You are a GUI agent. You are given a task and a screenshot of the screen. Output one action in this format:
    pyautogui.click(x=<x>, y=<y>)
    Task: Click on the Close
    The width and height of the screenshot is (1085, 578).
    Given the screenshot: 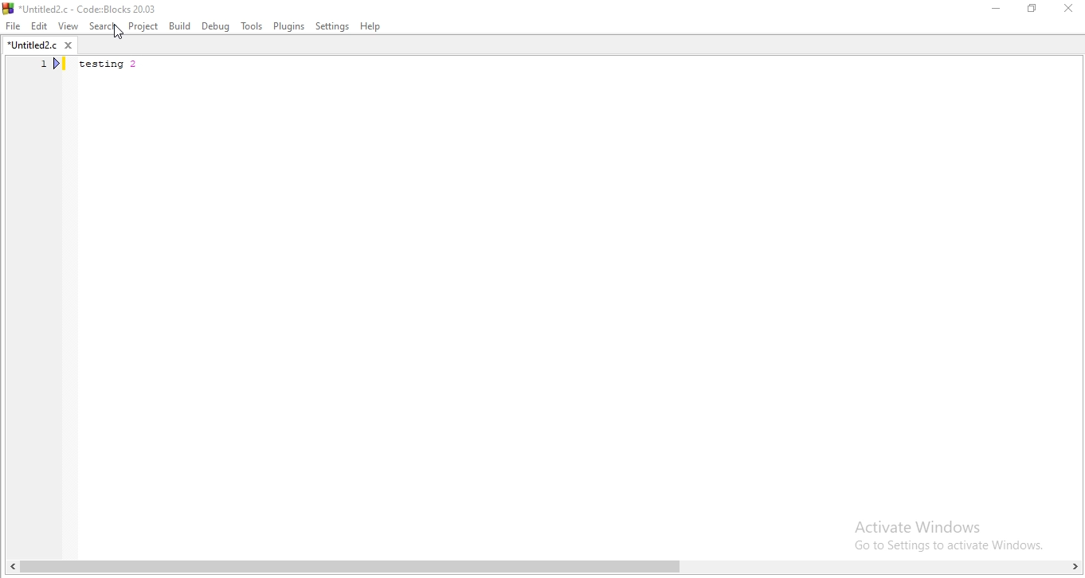 What is the action you would take?
    pyautogui.click(x=1070, y=10)
    